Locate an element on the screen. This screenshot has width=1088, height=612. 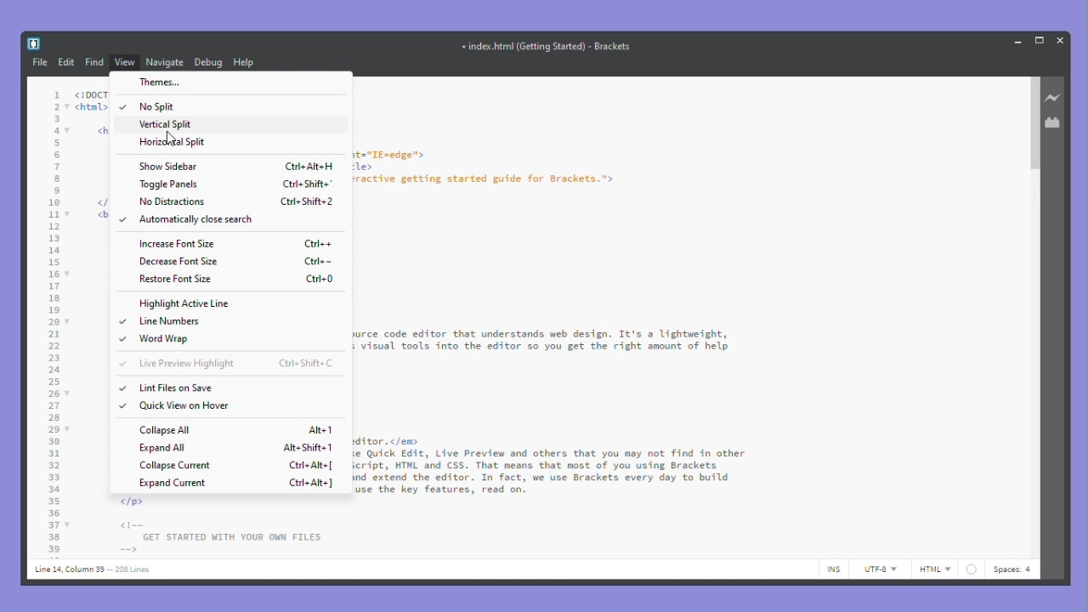
quick view on hover is located at coordinates (186, 407).